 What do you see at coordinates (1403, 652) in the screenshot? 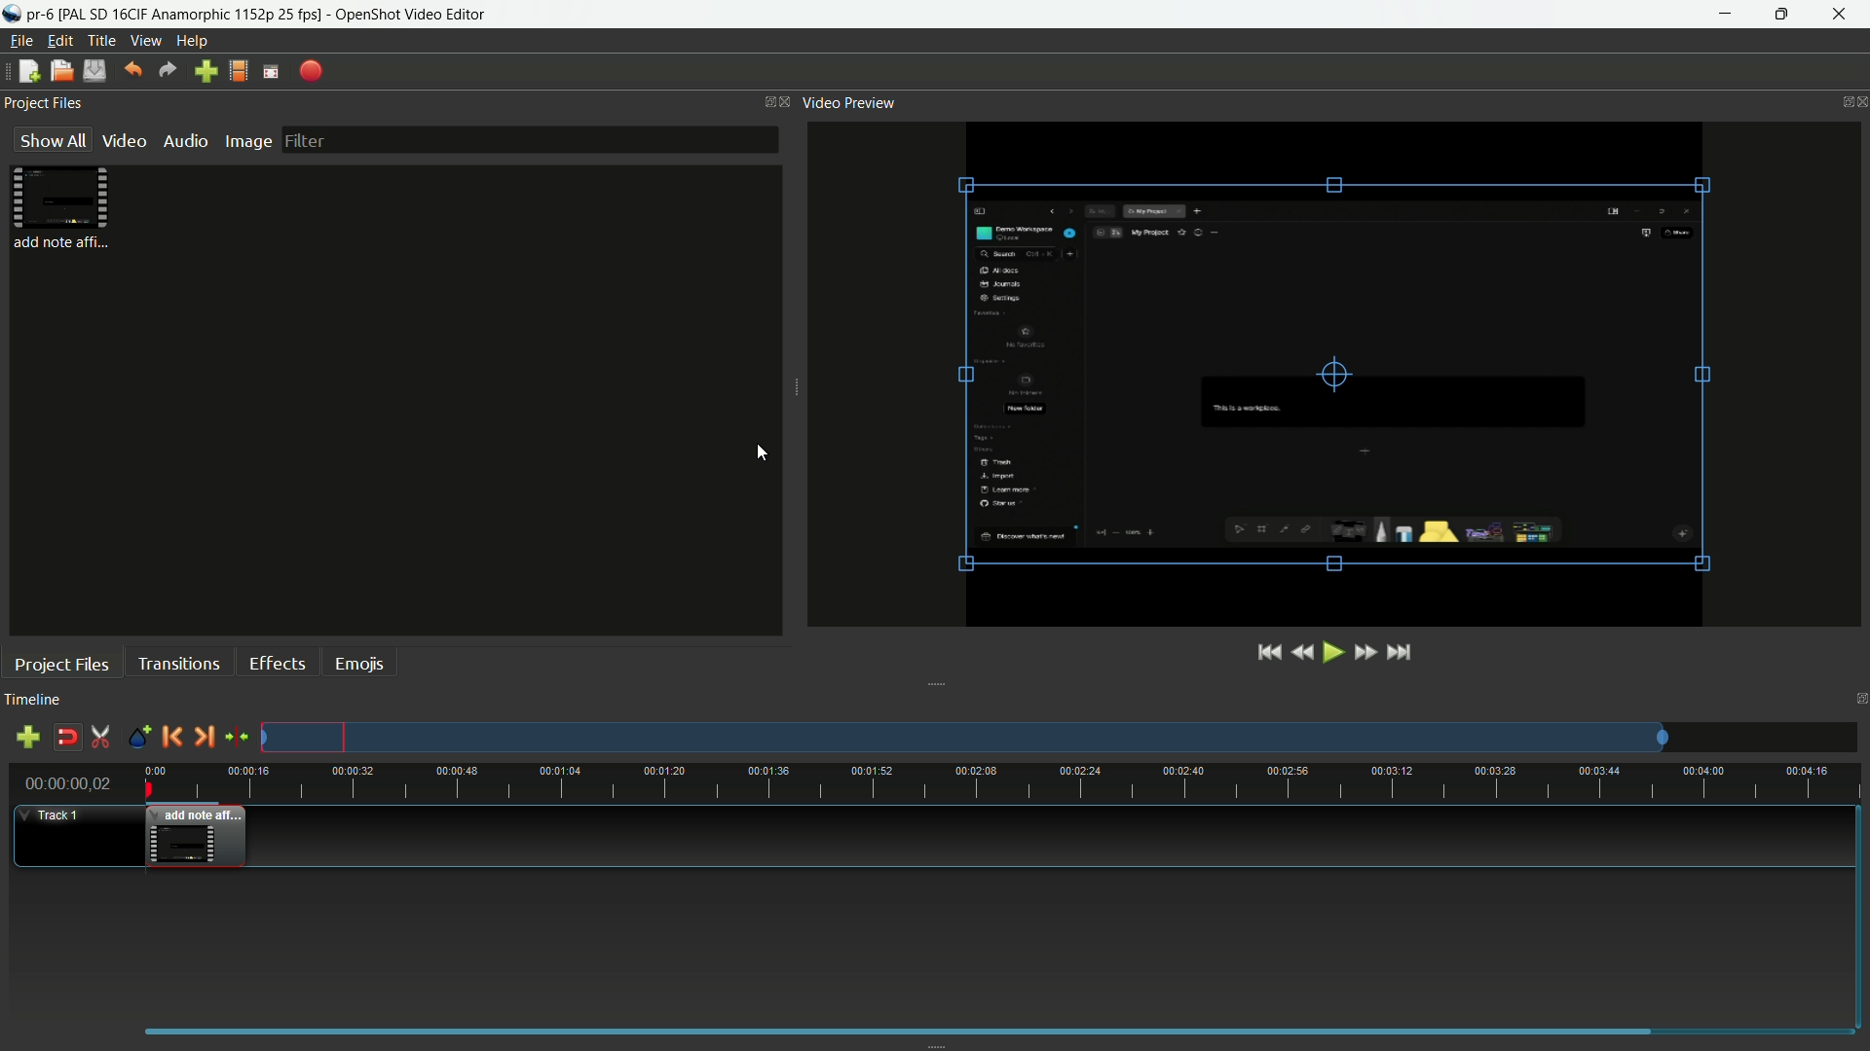
I see `jump to end` at bounding box center [1403, 652].